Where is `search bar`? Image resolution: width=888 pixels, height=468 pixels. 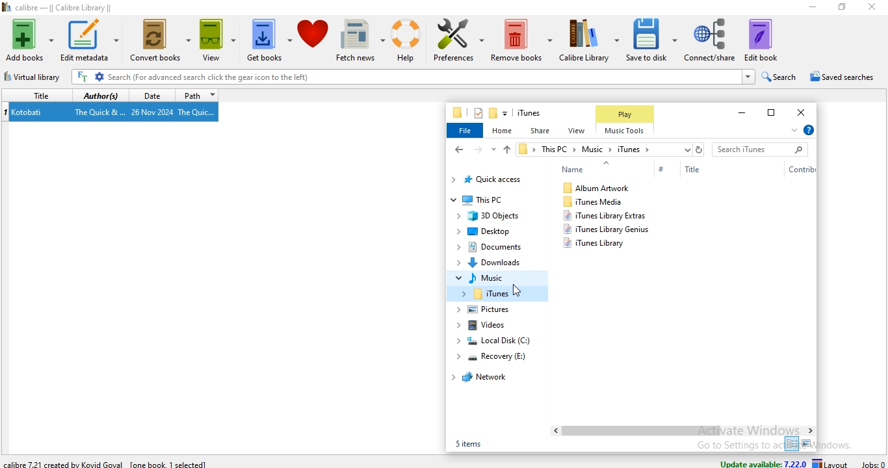 search bar is located at coordinates (760, 148).